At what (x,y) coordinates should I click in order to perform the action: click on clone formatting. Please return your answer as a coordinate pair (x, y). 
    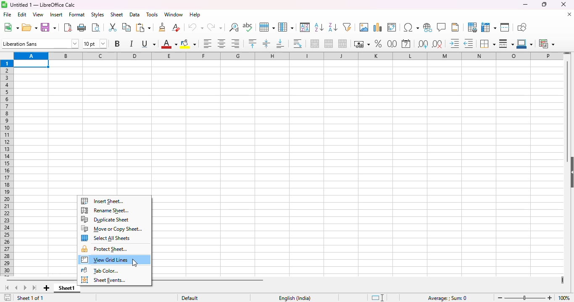
    Looking at the image, I should click on (162, 27).